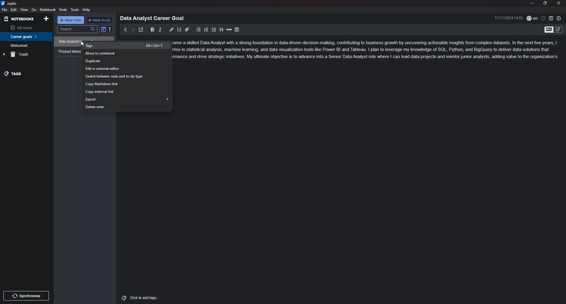  I want to click on italic, so click(160, 30).